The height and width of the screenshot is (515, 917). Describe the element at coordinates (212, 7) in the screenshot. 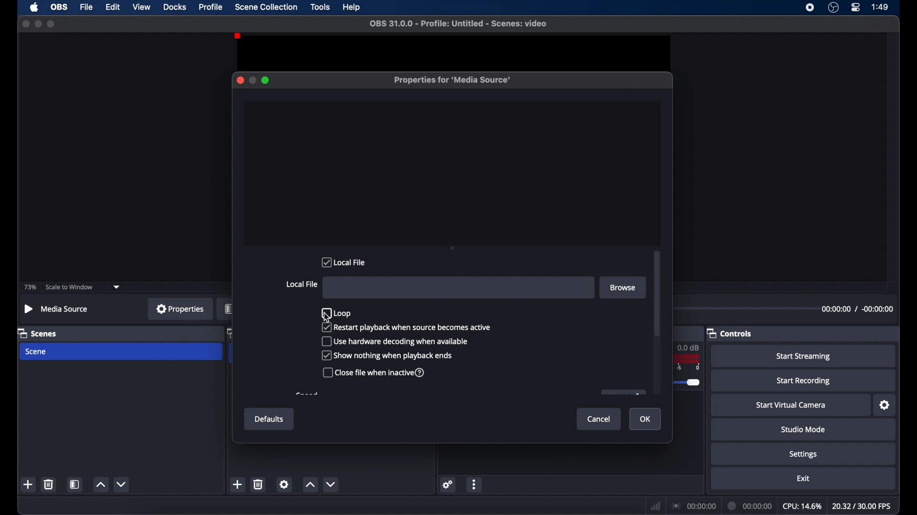

I see `profile` at that location.